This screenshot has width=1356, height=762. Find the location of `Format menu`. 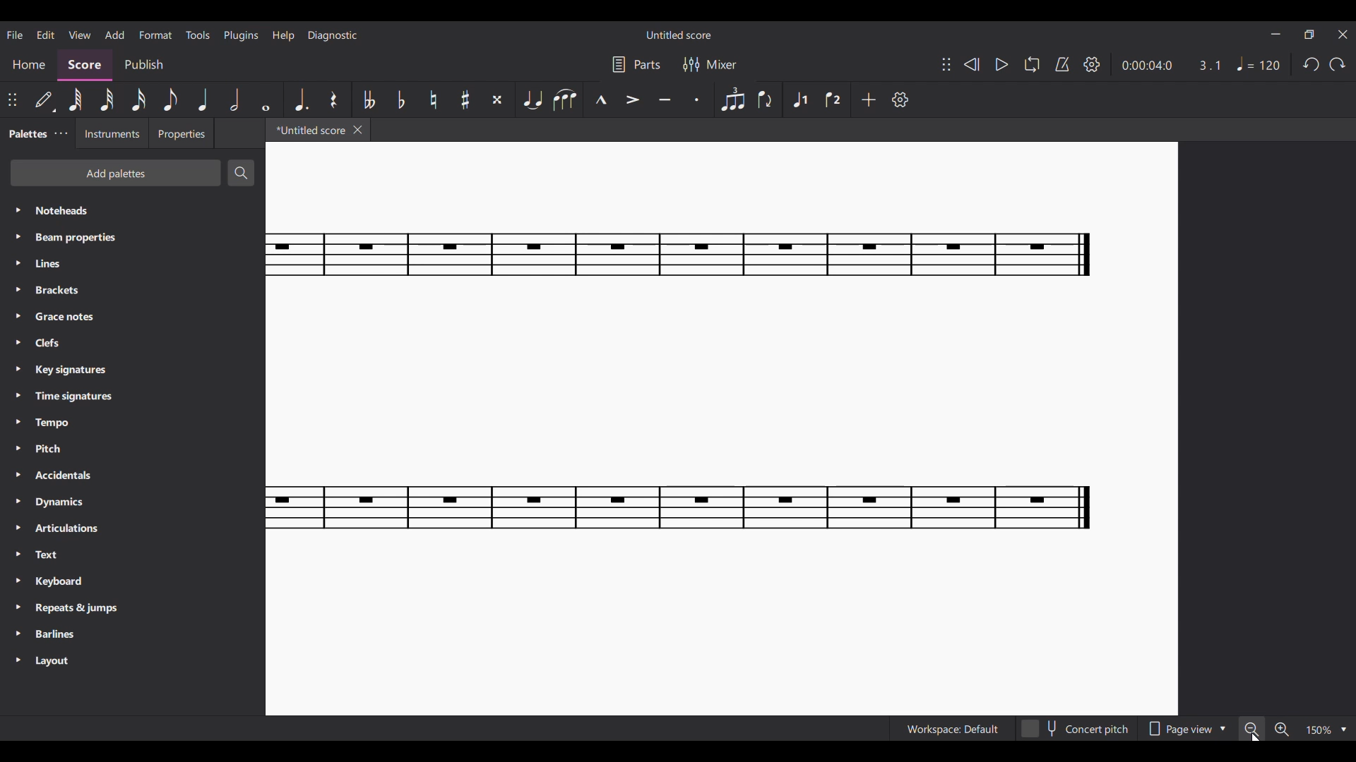

Format menu is located at coordinates (156, 35).